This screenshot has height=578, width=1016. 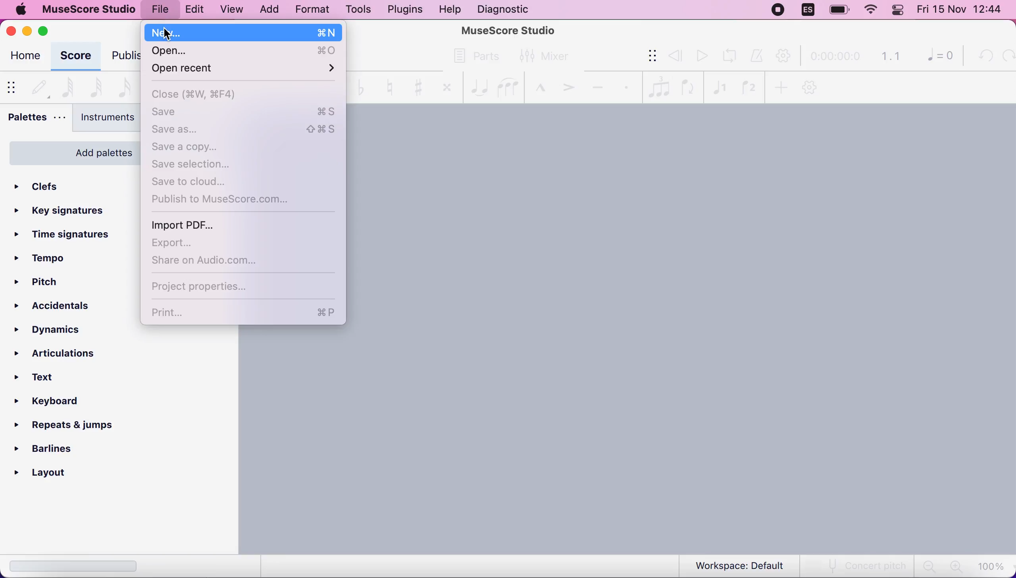 What do you see at coordinates (12, 31) in the screenshot?
I see `close` at bounding box center [12, 31].